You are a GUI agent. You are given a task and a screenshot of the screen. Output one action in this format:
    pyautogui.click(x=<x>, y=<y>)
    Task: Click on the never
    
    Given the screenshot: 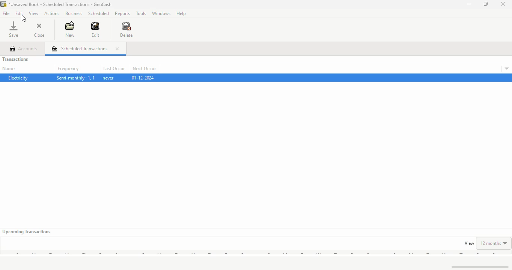 What is the action you would take?
    pyautogui.click(x=108, y=78)
    